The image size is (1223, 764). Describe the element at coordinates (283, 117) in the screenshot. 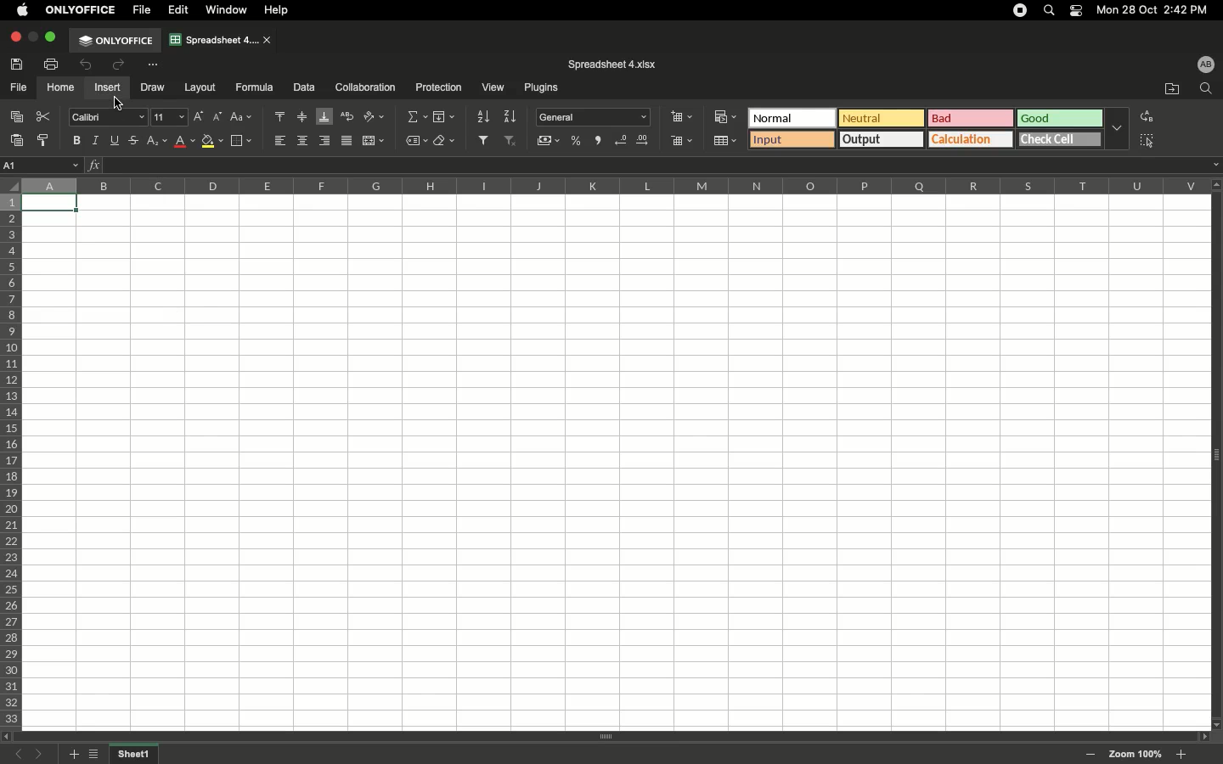

I see `Align top` at that location.